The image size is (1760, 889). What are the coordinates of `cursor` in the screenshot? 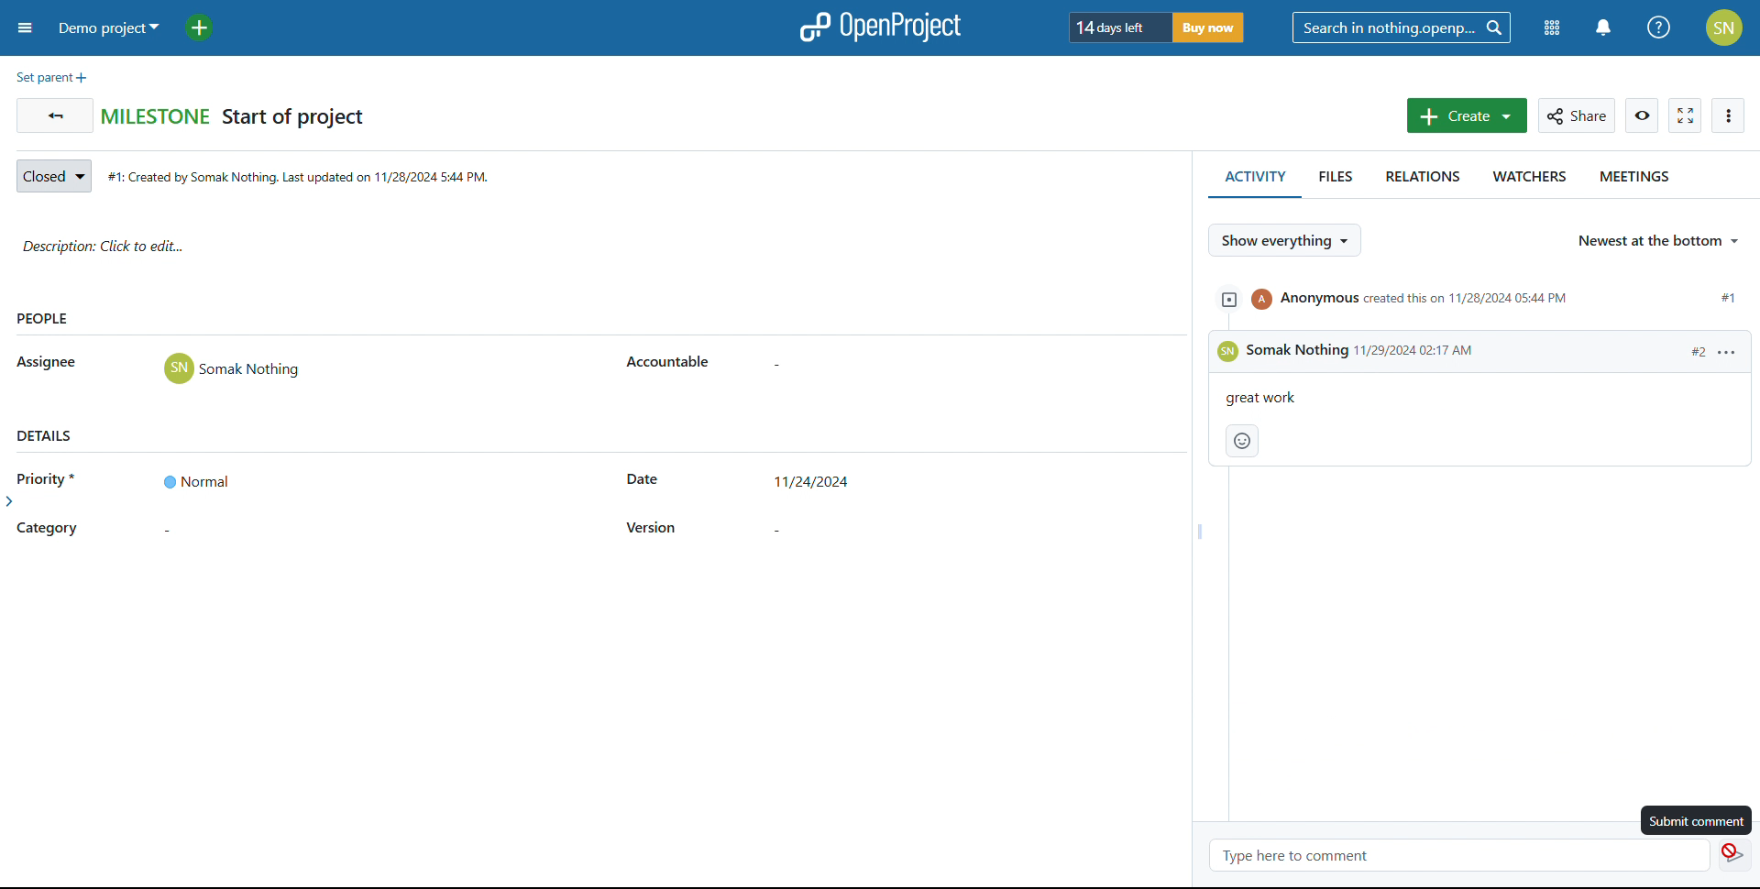 It's located at (1732, 851).